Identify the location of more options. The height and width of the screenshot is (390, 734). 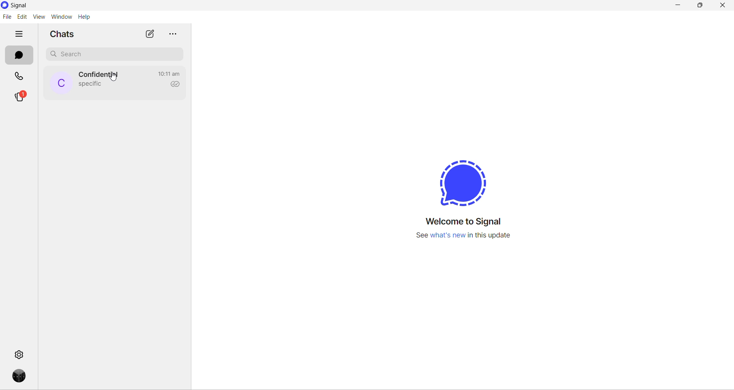
(172, 35).